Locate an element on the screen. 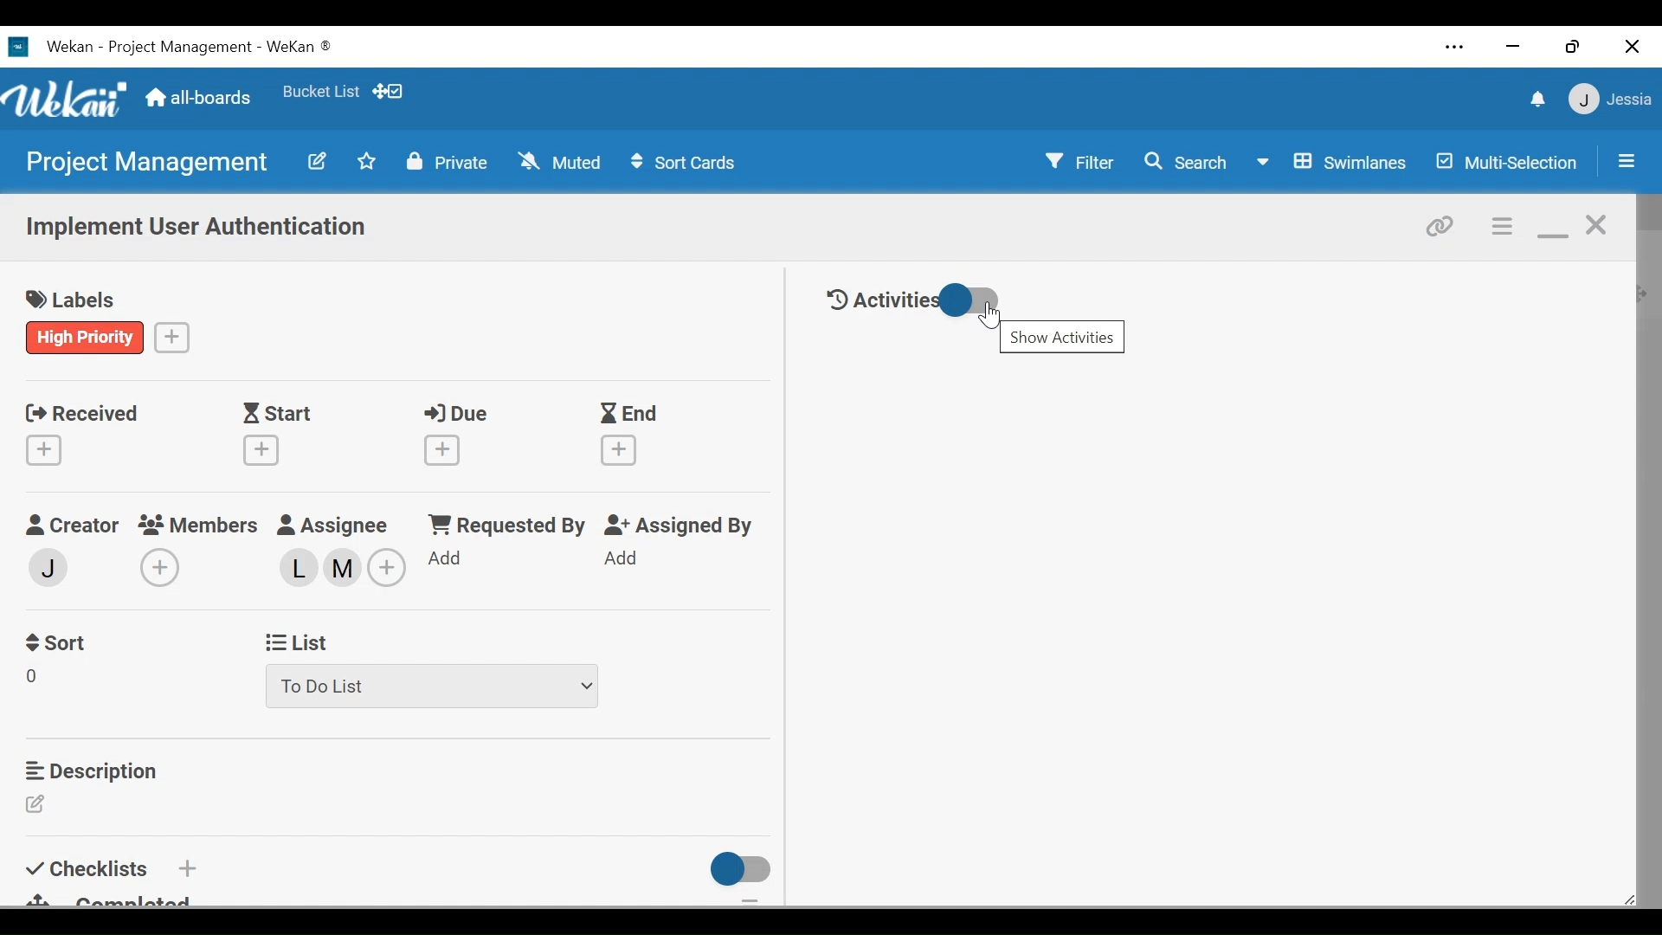 This screenshot has width=1662, height=935. settings and more is located at coordinates (1453, 47).